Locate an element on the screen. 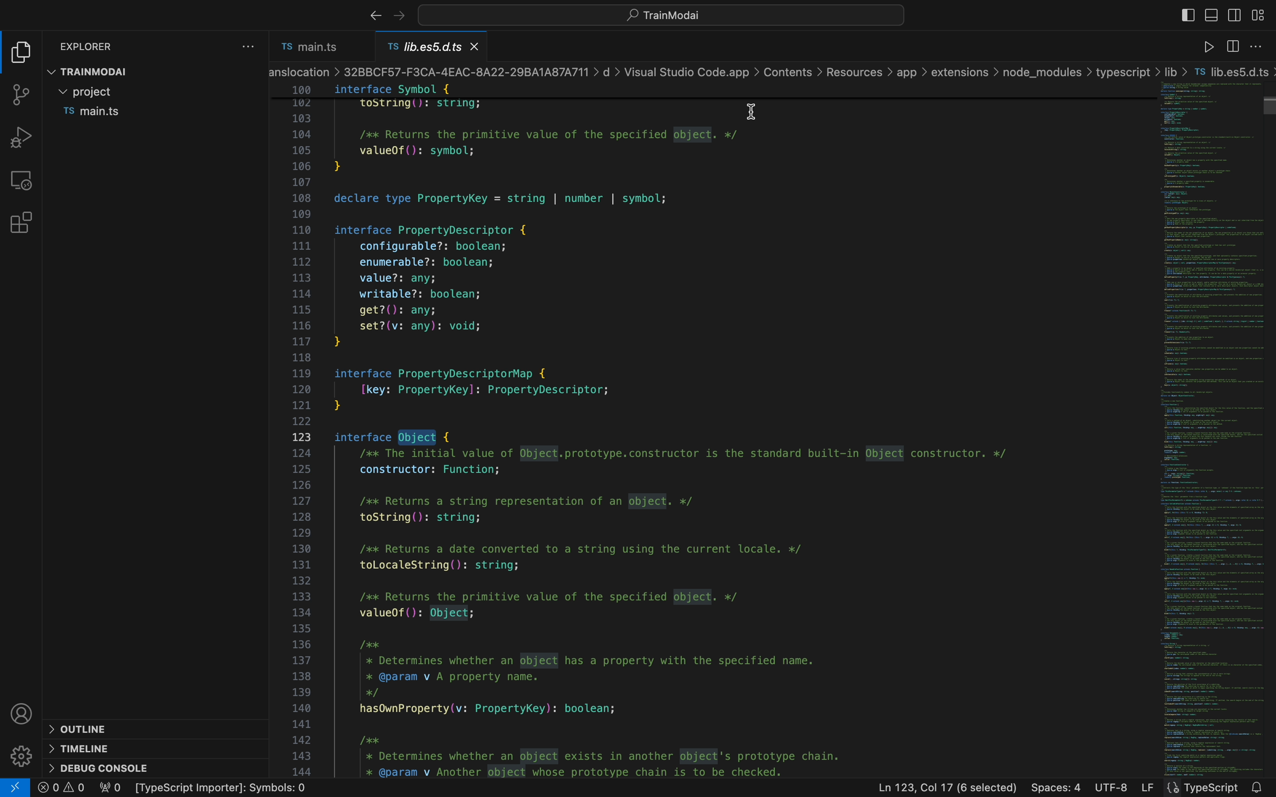 The width and height of the screenshot is (1276, 797). explorer is located at coordinates (100, 47).